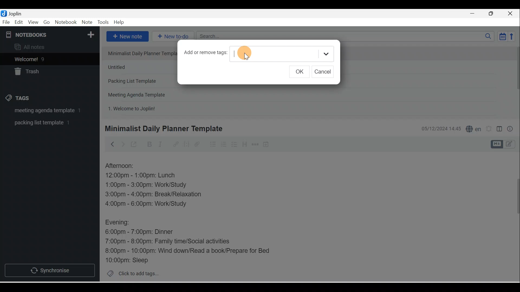 Image resolution: width=520 pixels, height=292 pixels. Describe the element at coordinates (130, 260) in the screenshot. I see `10:00pm: Sleep` at that location.